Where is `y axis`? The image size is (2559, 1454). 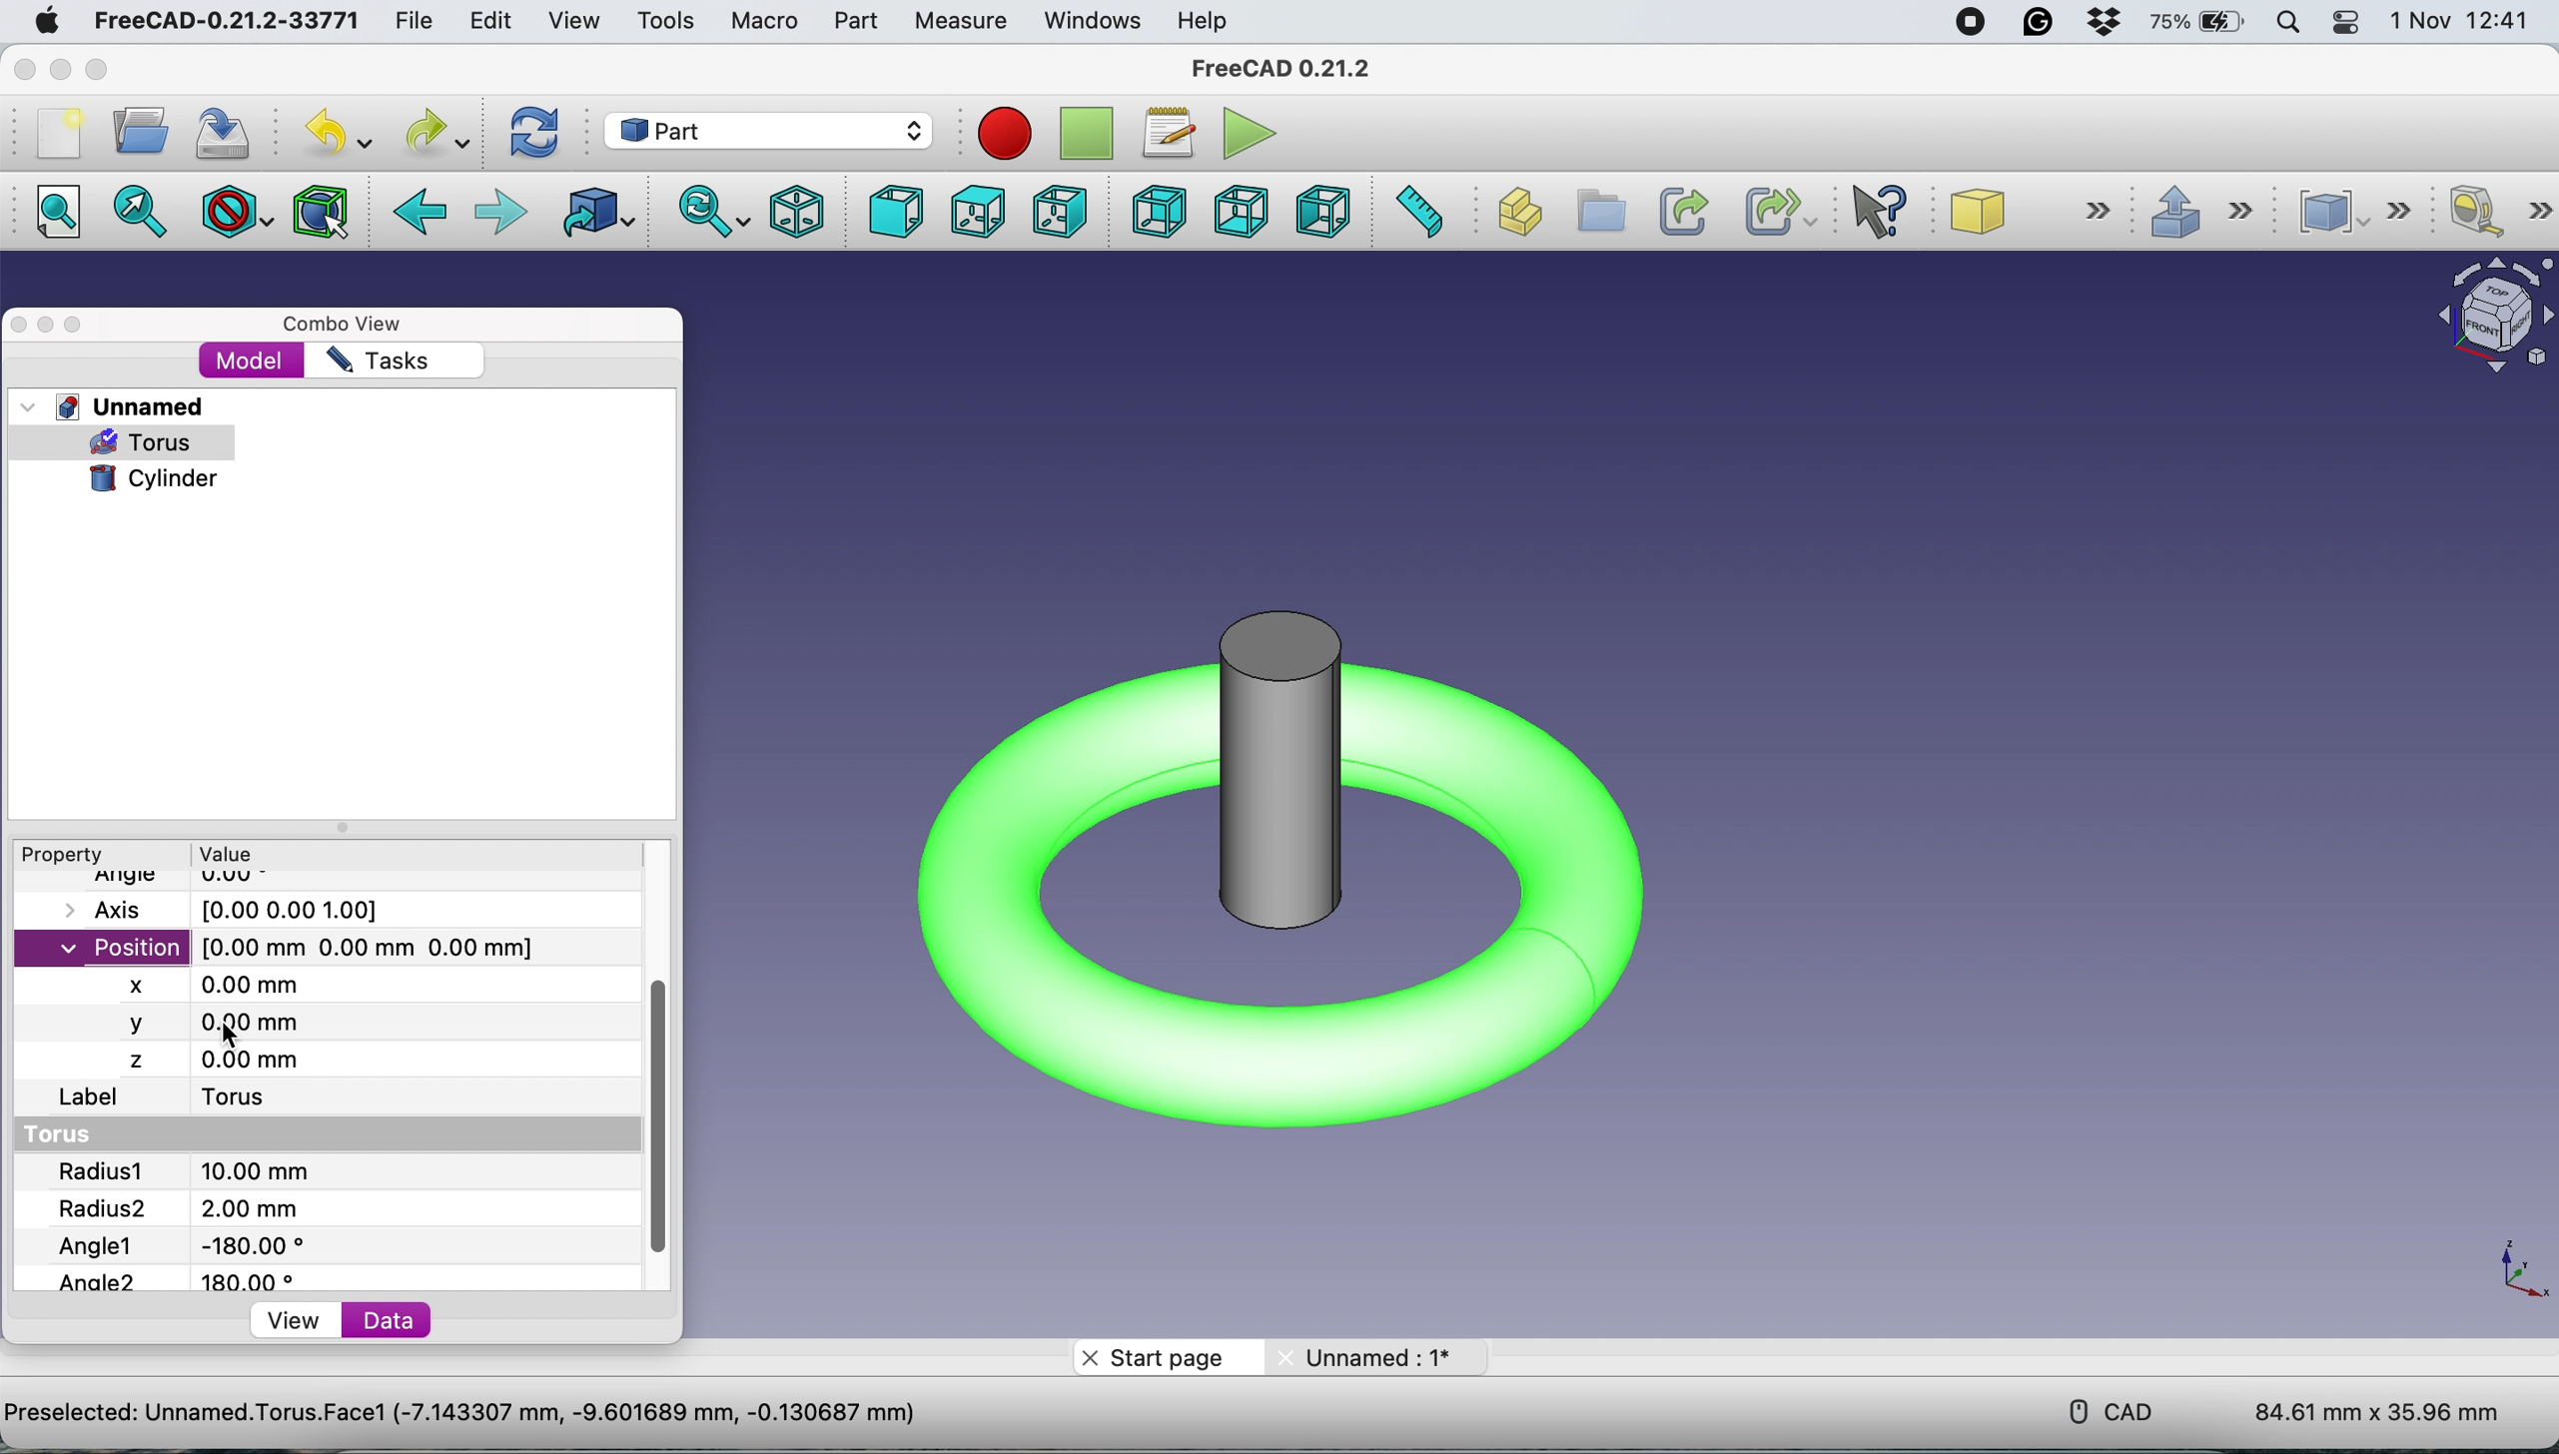 y axis is located at coordinates (225, 1021).